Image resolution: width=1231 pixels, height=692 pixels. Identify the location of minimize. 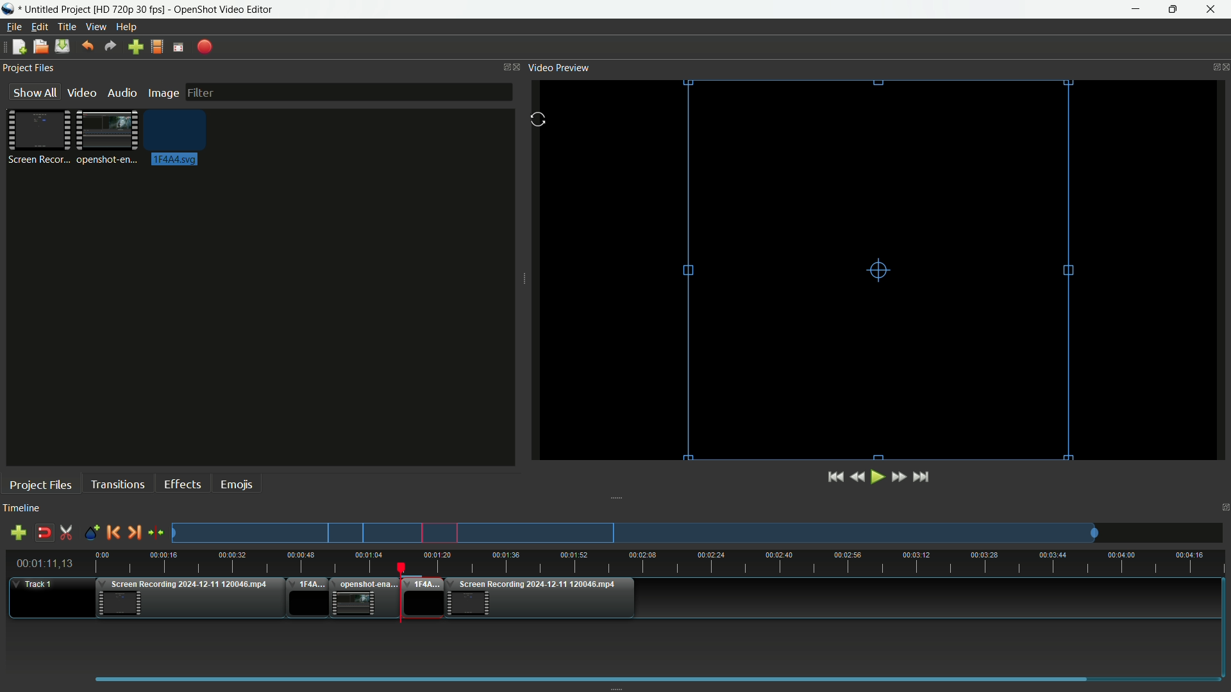
(1140, 10).